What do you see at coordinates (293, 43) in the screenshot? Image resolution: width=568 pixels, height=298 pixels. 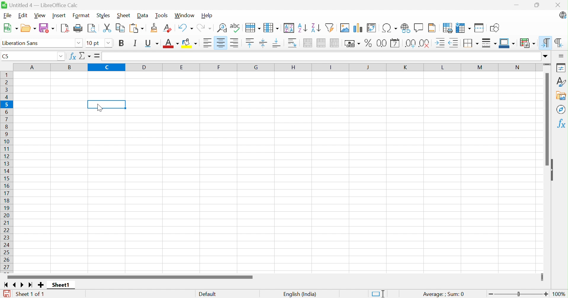 I see `Wrap Text` at bounding box center [293, 43].